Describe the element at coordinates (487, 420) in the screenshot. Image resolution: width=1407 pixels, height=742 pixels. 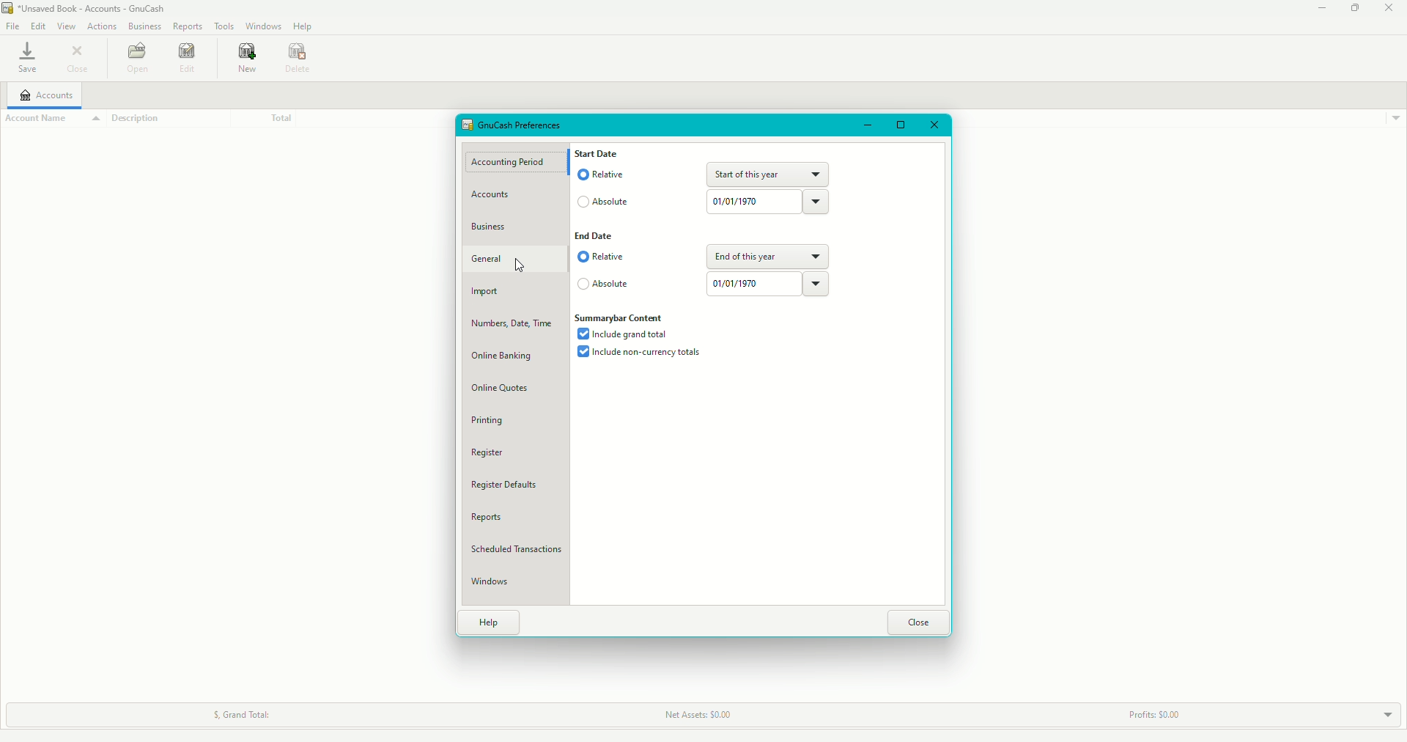
I see `Printing` at that location.